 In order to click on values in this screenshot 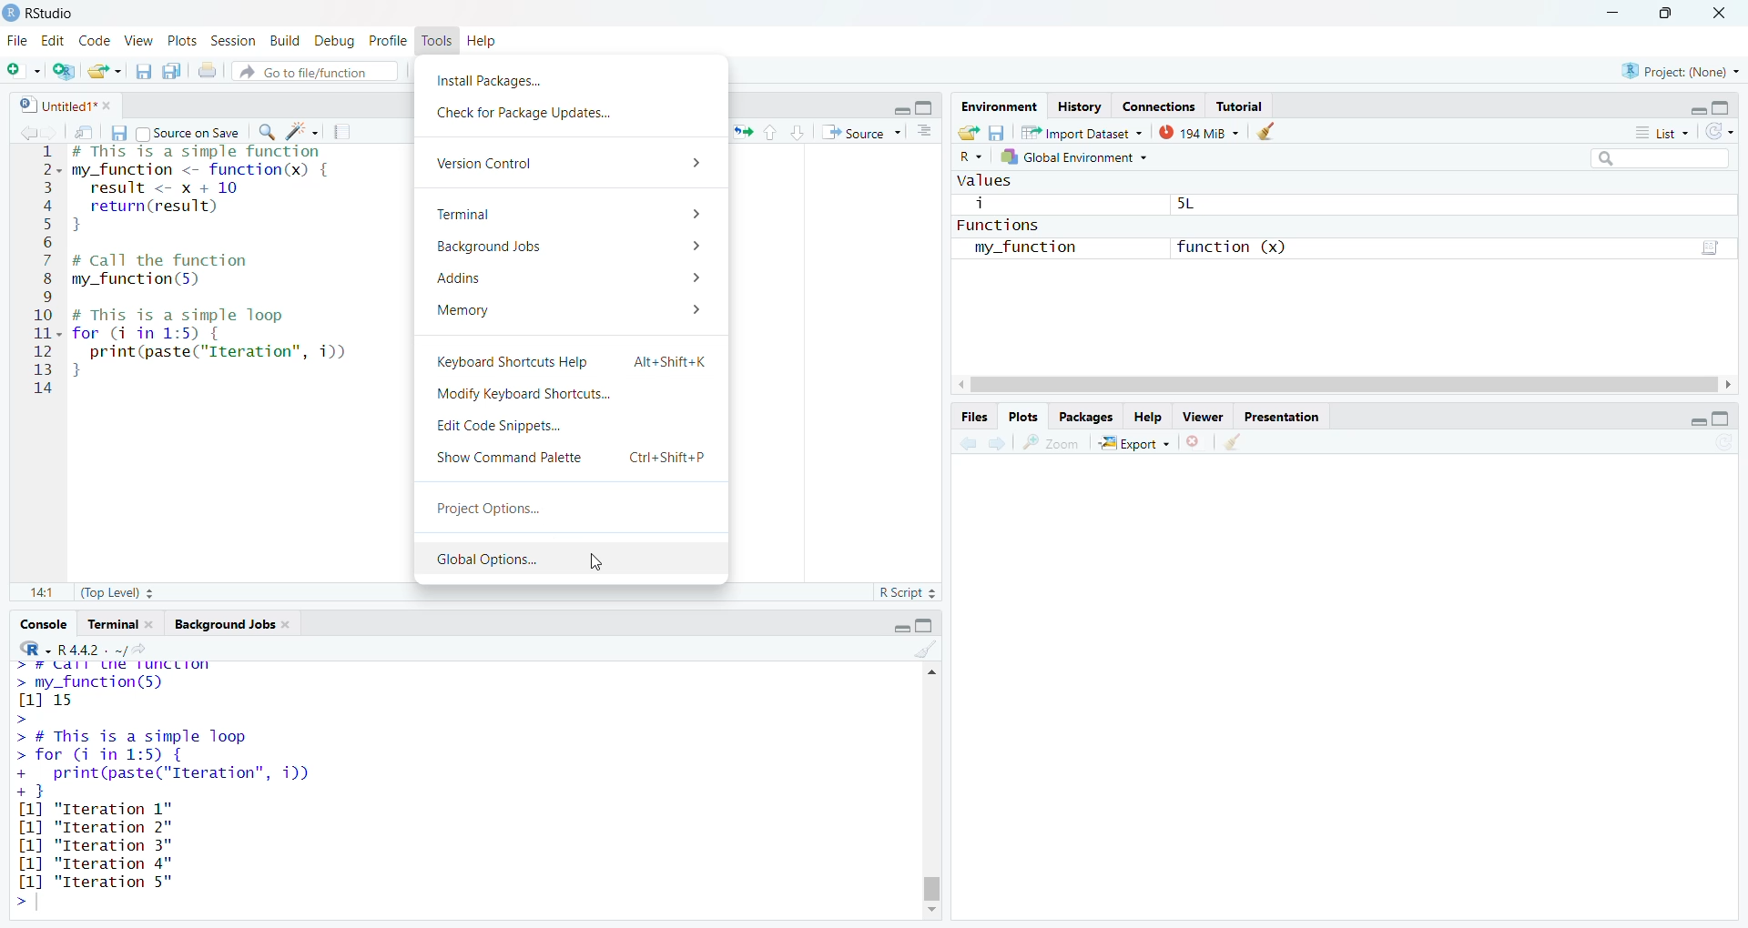, I will do `click(986, 181)`.